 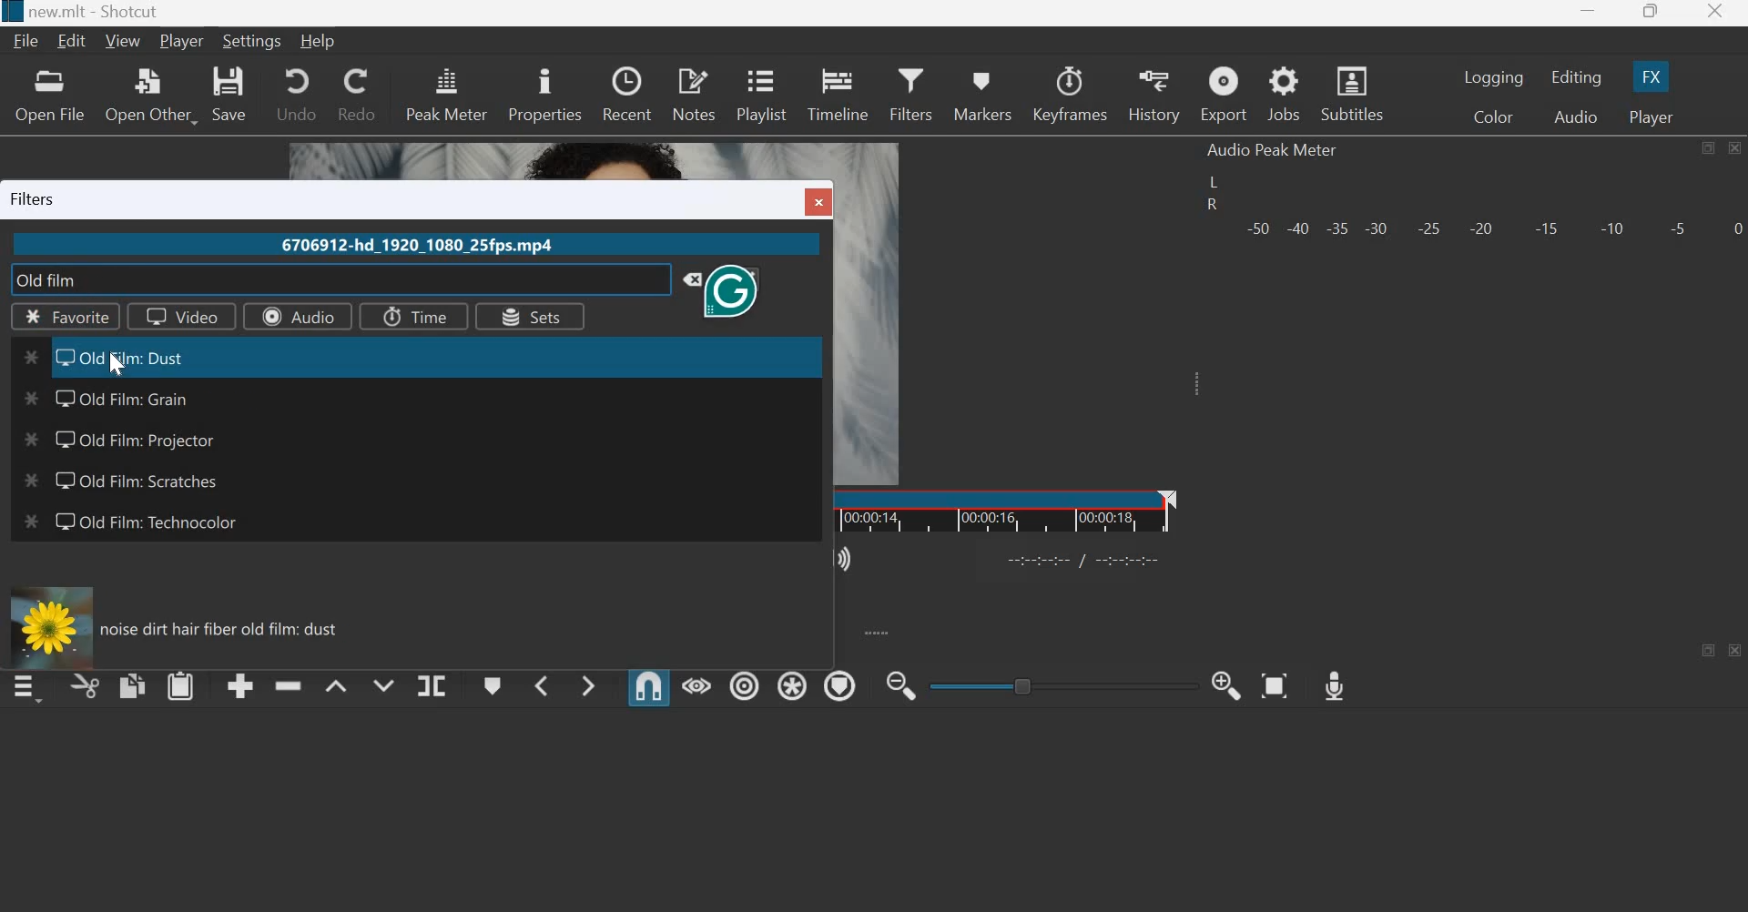 I want to click on cursor, so click(x=118, y=366).